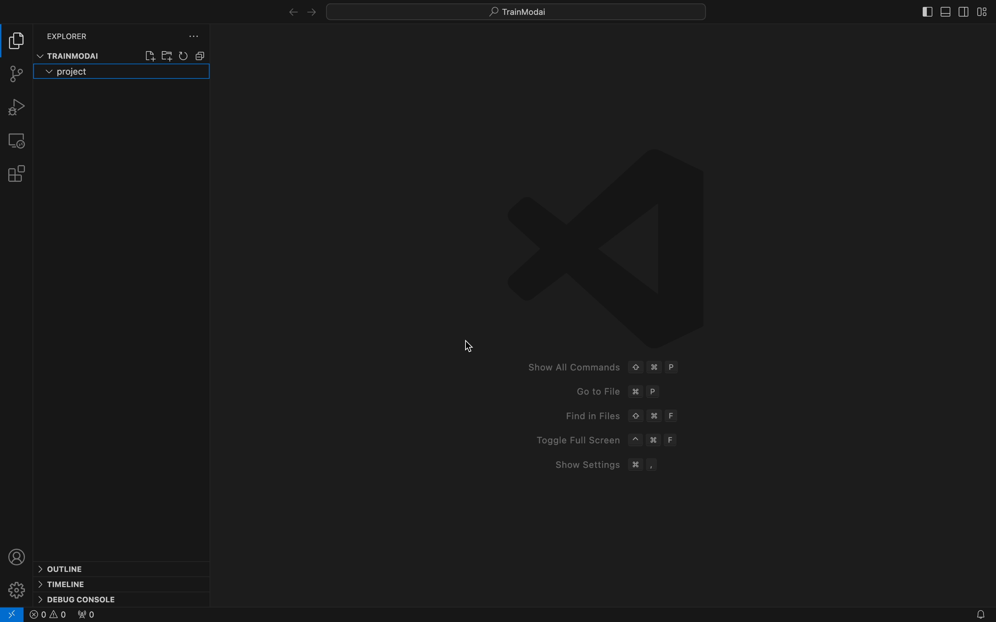 The height and width of the screenshot is (622, 996). I want to click on SHow All, so click(615, 369).